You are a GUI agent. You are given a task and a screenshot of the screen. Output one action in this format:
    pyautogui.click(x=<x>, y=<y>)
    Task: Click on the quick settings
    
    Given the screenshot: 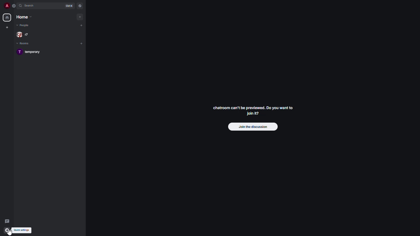 What is the action you would take?
    pyautogui.click(x=7, y=229)
    